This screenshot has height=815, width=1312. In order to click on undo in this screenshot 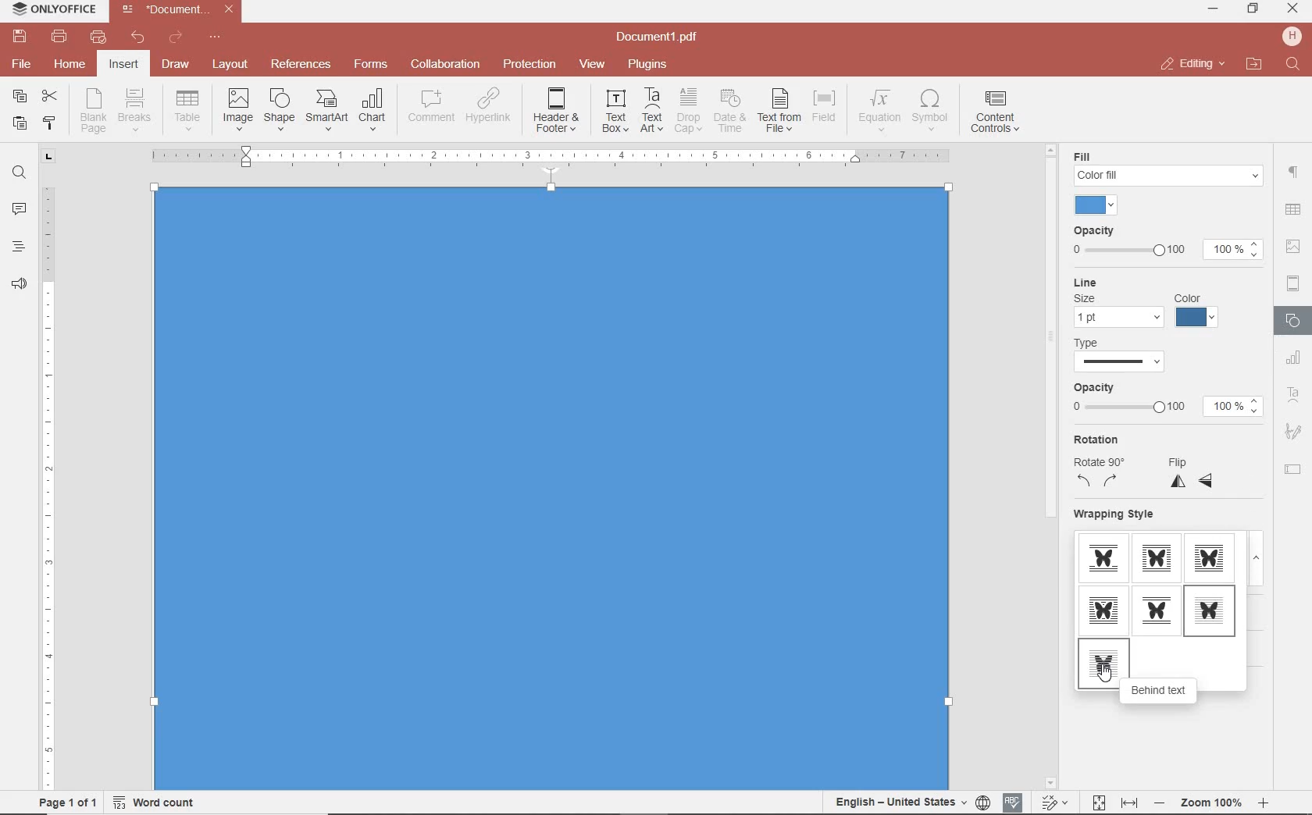, I will do `click(138, 37)`.